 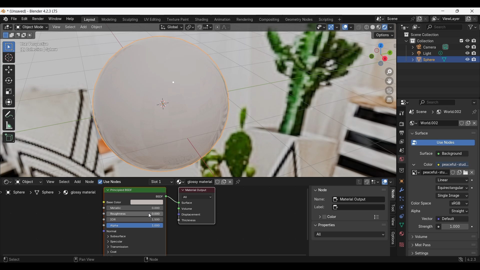 I want to click on light, so click(x=428, y=53).